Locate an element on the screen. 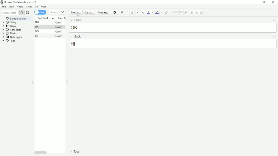 The width and height of the screenshot is (278, 156). Cards is located at coordinates (29, 7).